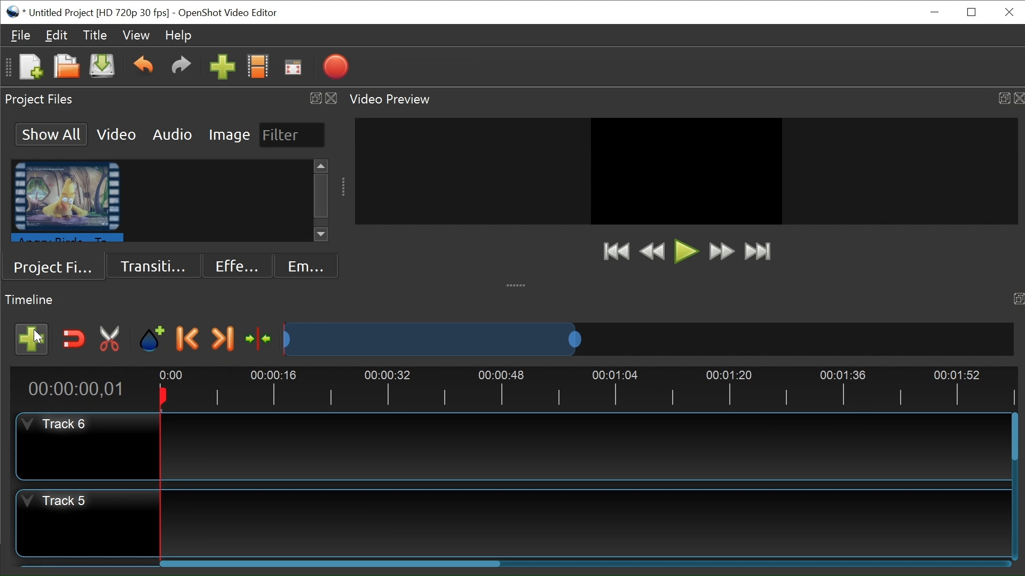  Describe the element at coordinates (68, 202) in the screenshot. I see `Clip` at that location.